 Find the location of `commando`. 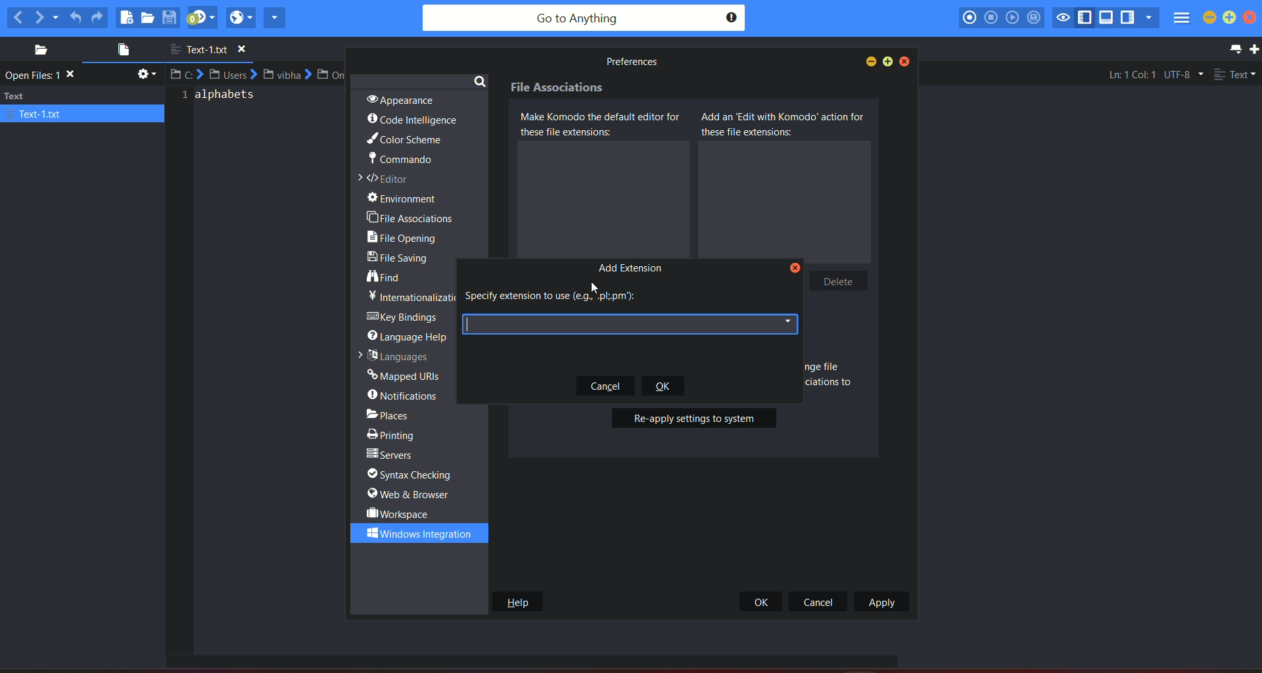

commando is located at coordinates (400, 161).